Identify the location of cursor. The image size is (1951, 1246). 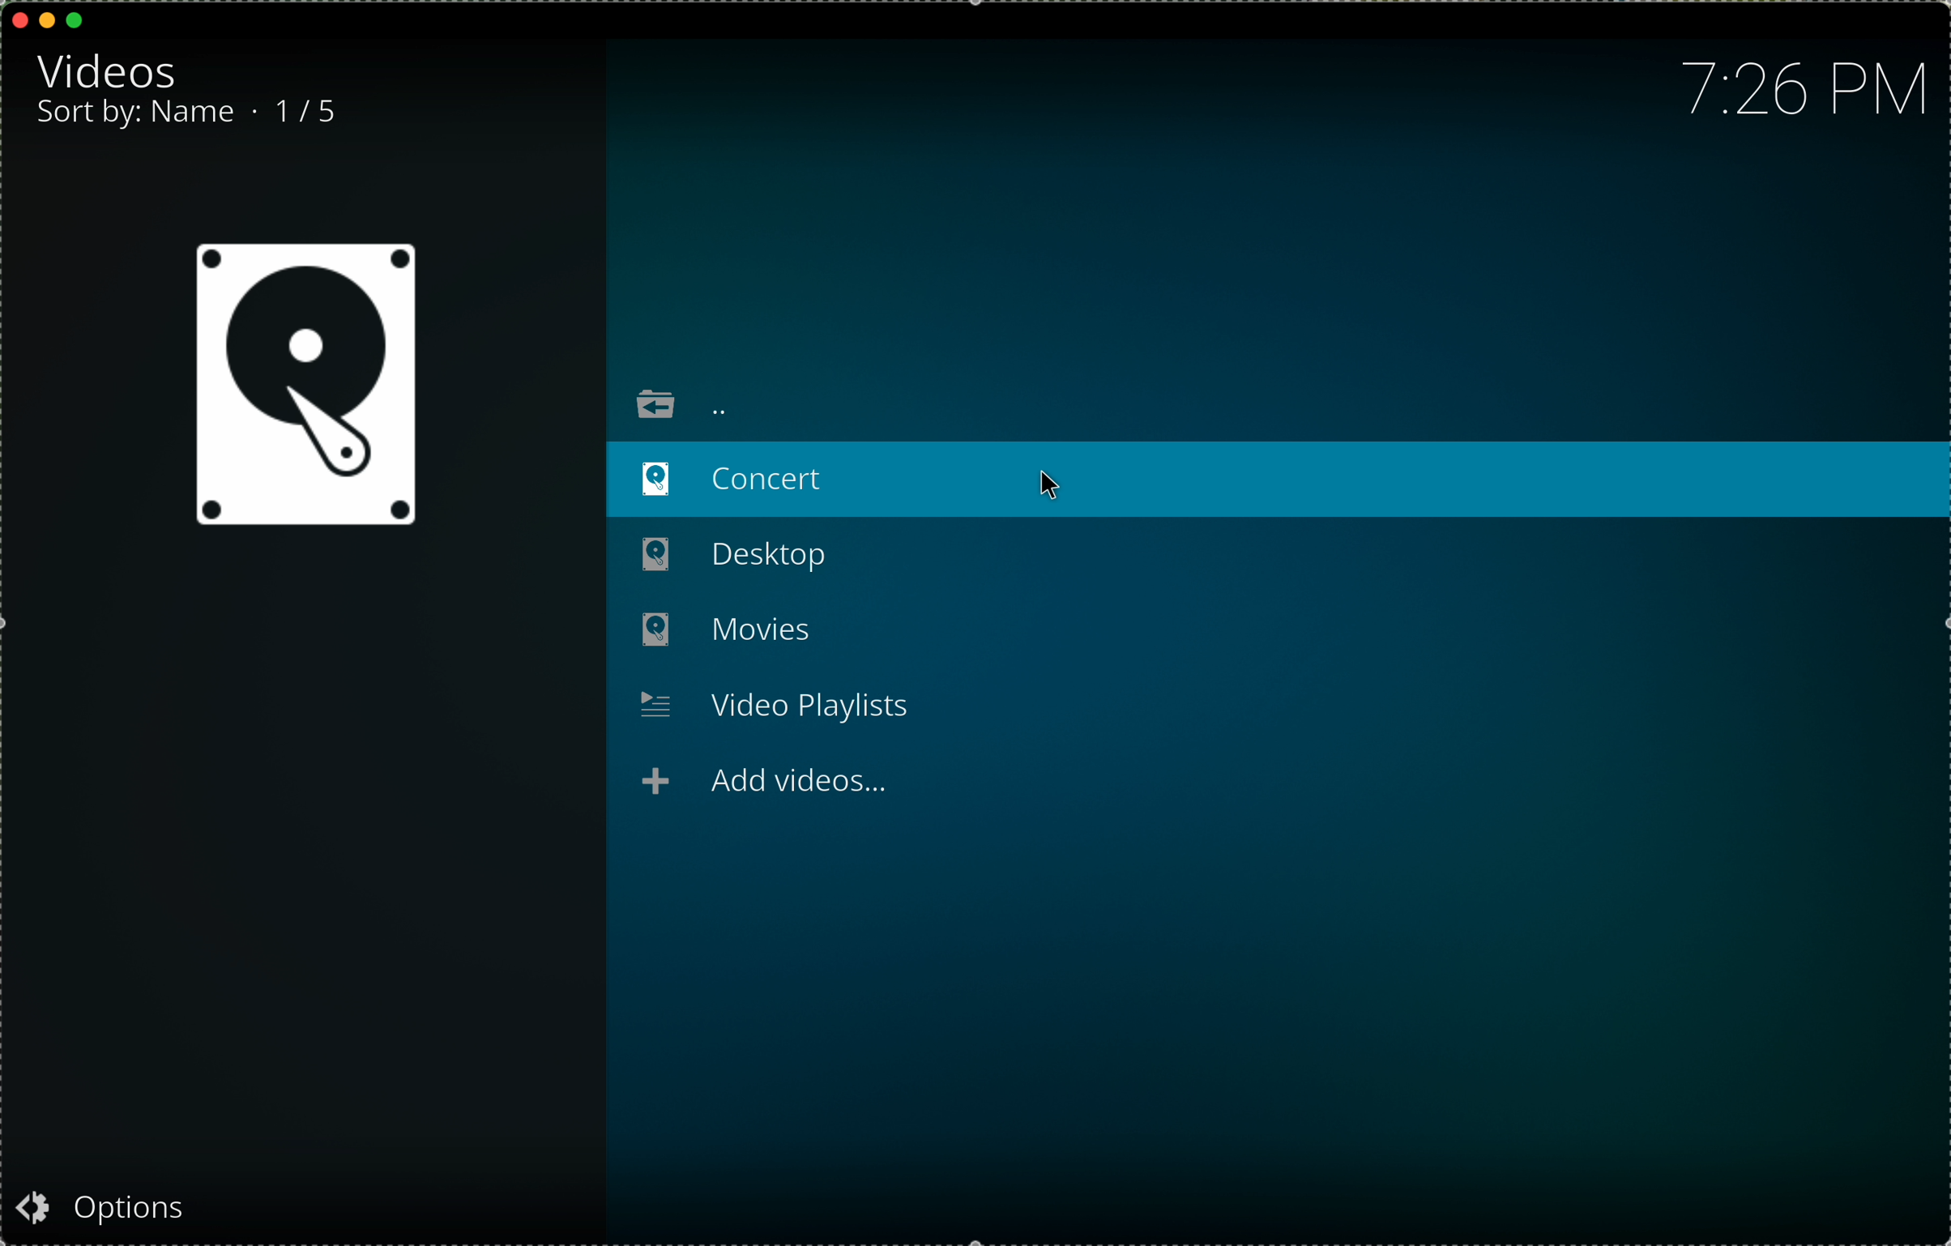
(1055, 490).